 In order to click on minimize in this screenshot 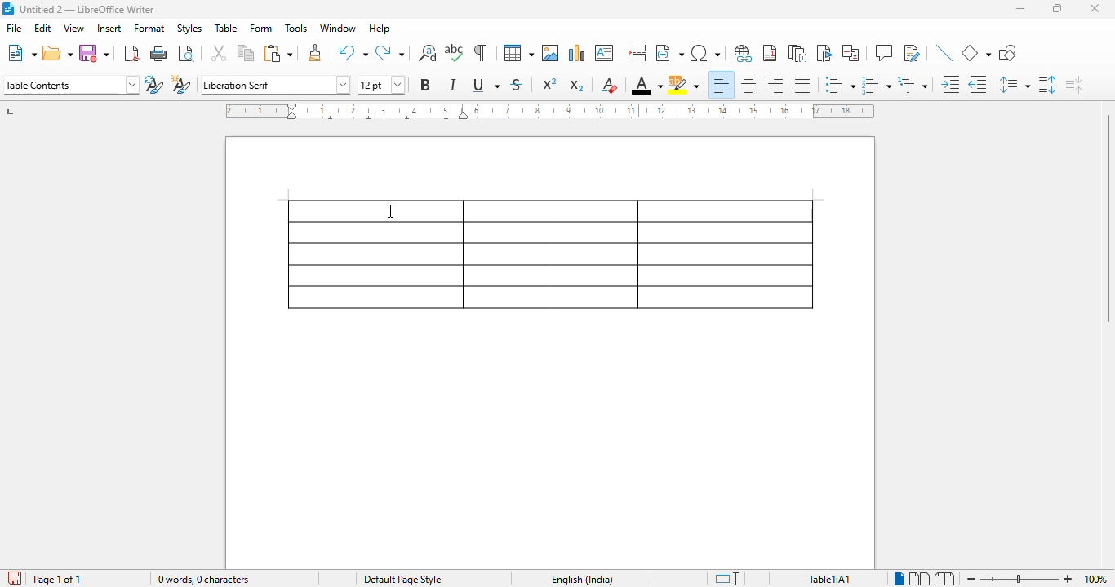, I will do `click(1020, 9)`.